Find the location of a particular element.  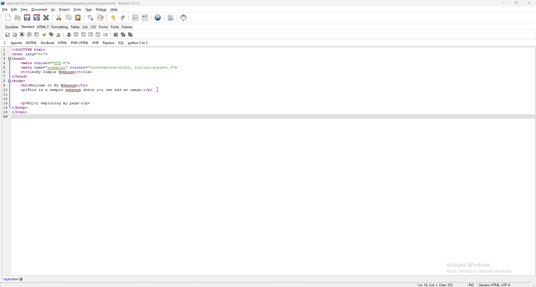

quickbar is located at coordinates (11, 27).